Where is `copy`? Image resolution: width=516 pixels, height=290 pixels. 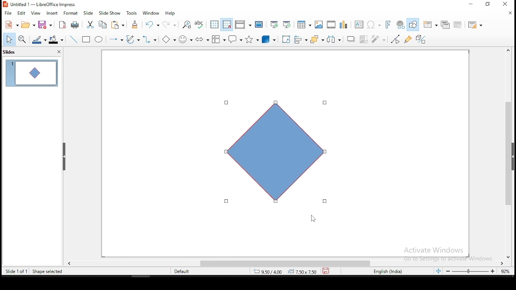
copy is located at coordinates (104, 25).